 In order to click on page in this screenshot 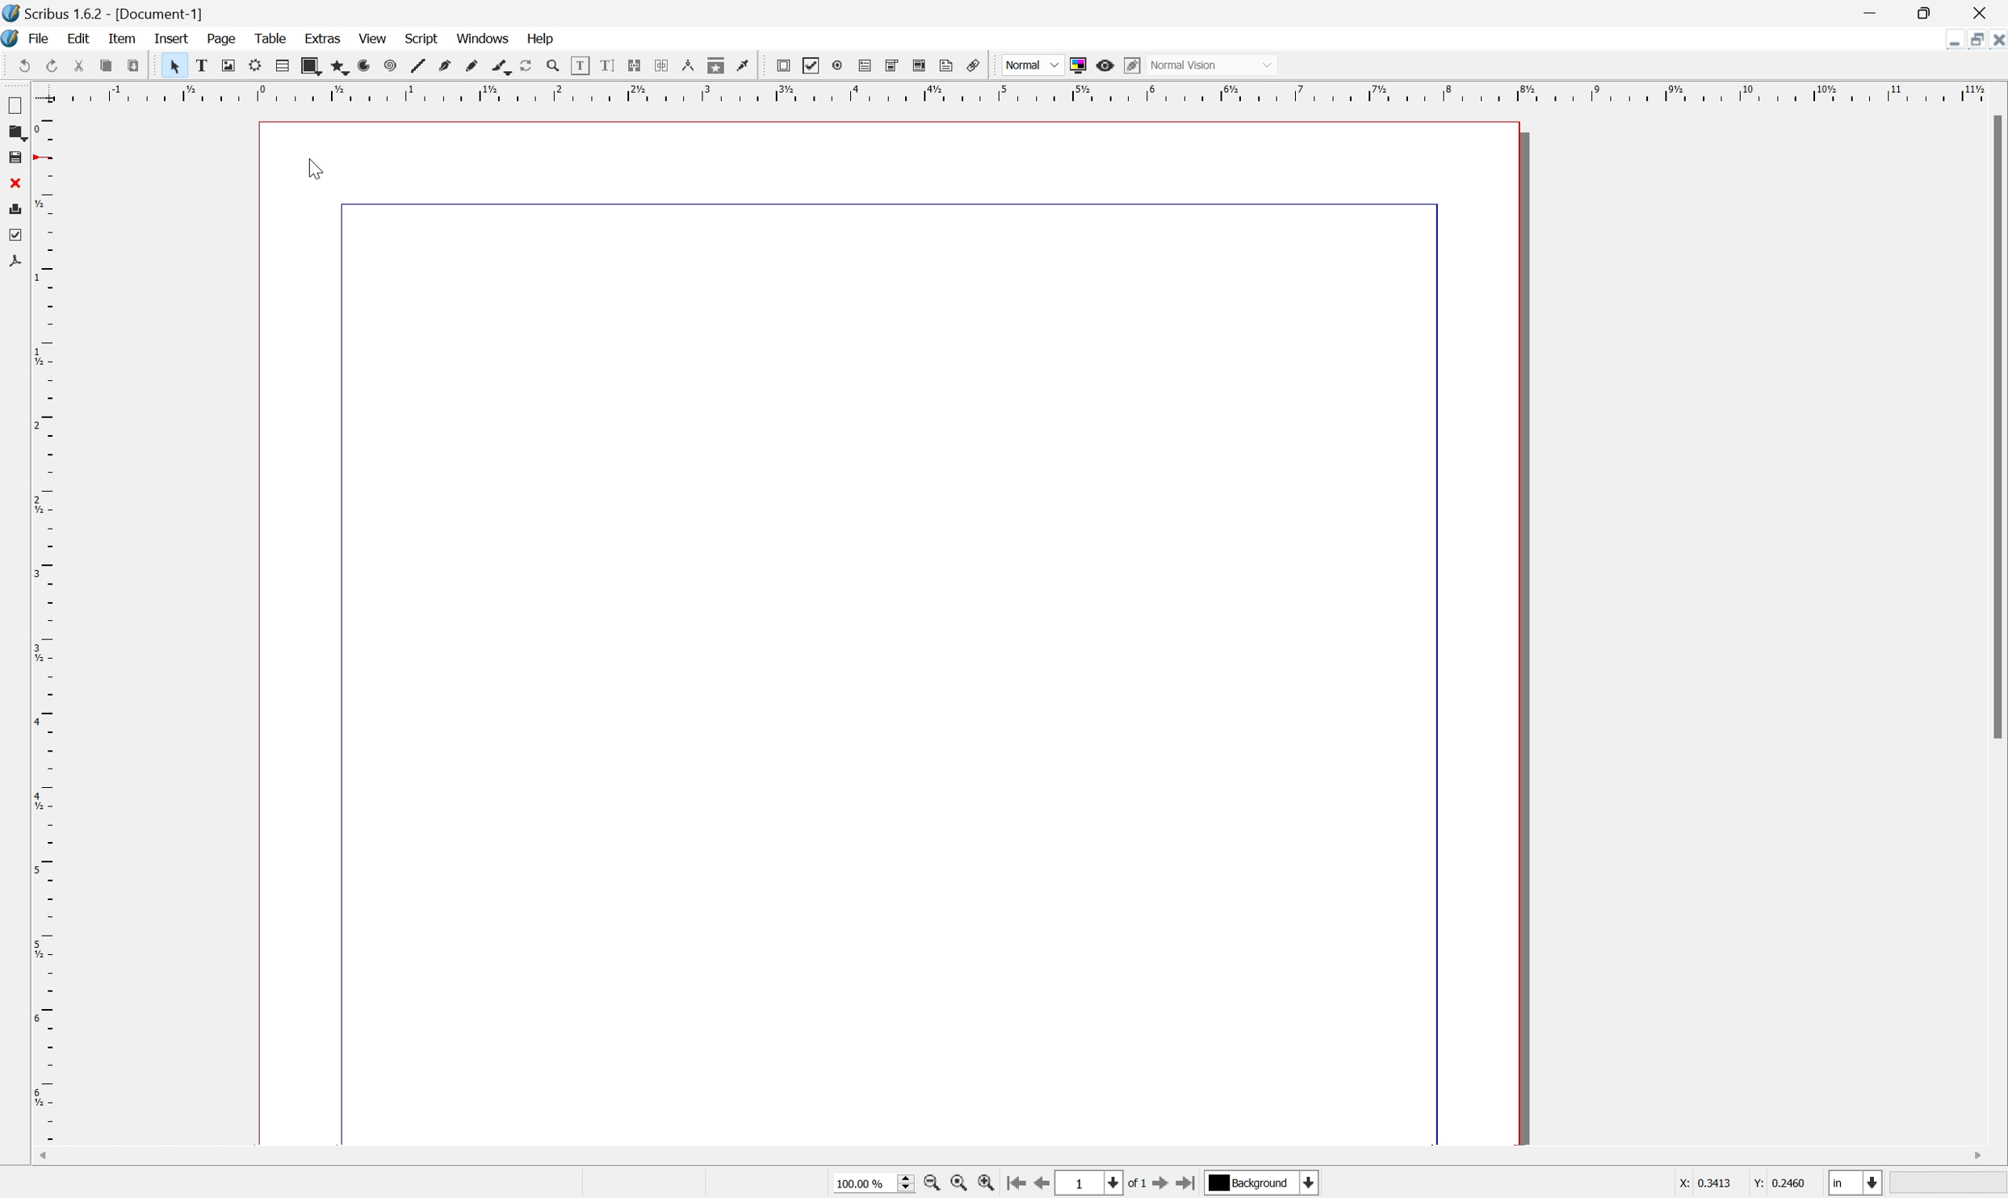, I will do `click(222, 39)`.